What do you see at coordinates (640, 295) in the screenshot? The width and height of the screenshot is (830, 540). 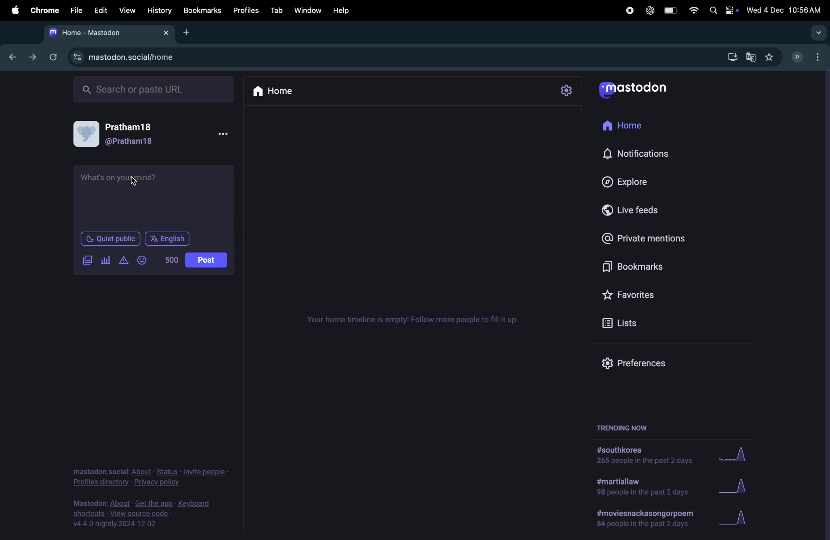 I see `favourites` at bounding box center [640, 295].